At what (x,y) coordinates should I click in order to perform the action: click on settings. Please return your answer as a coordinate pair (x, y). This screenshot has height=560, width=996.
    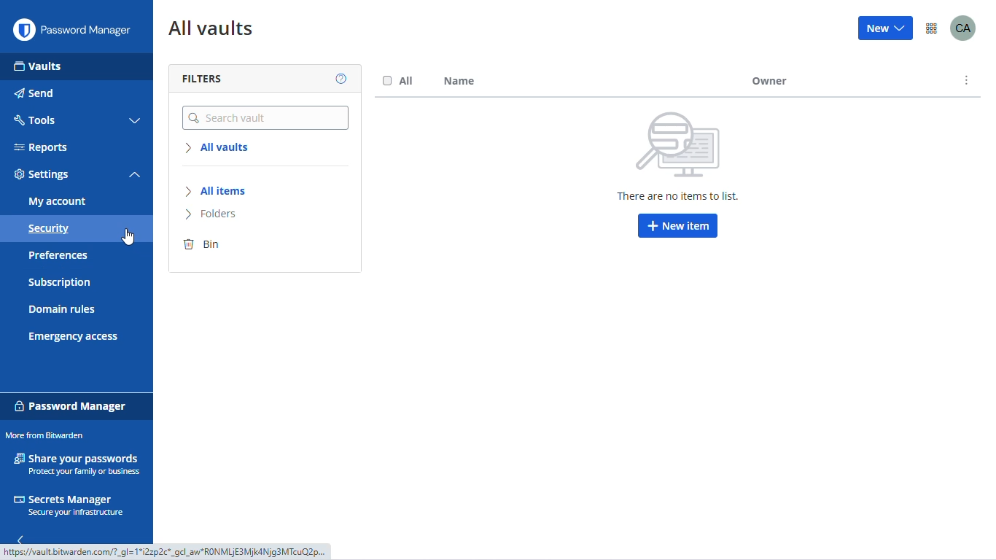
    Looking at the image, I should click on (42, 175).